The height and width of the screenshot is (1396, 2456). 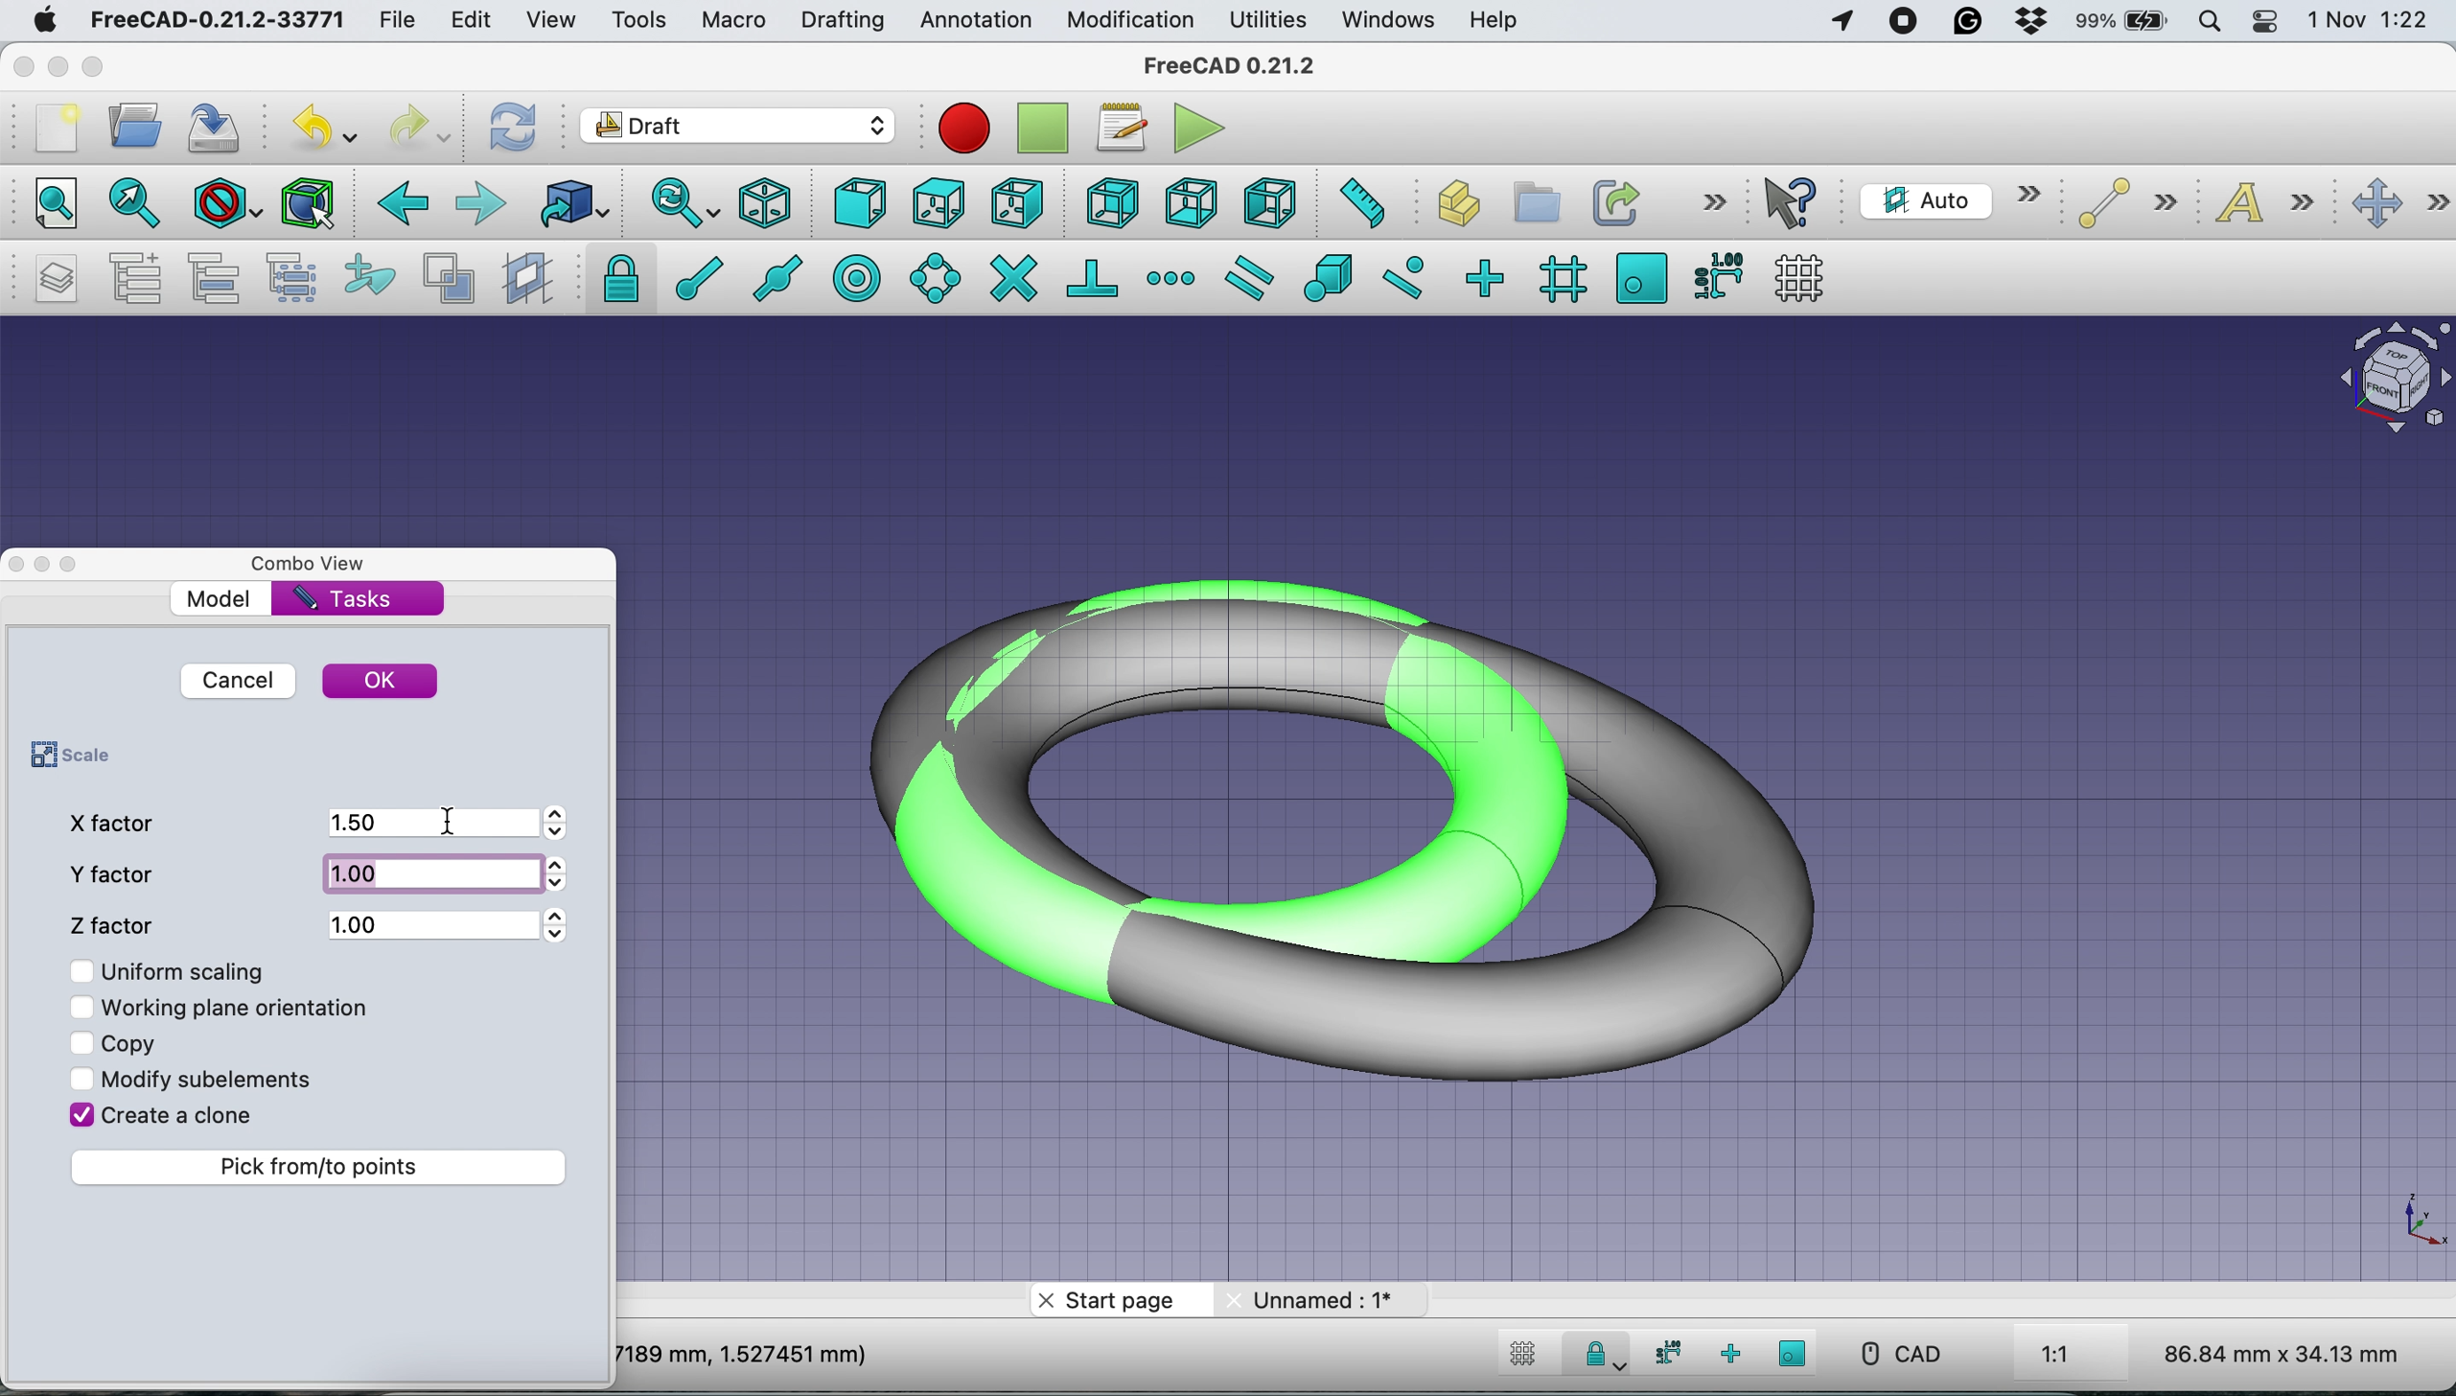 What do you see at coordinates (515, 128) in the screenshot?
I see `refresh` at bounding box center [515, 128].